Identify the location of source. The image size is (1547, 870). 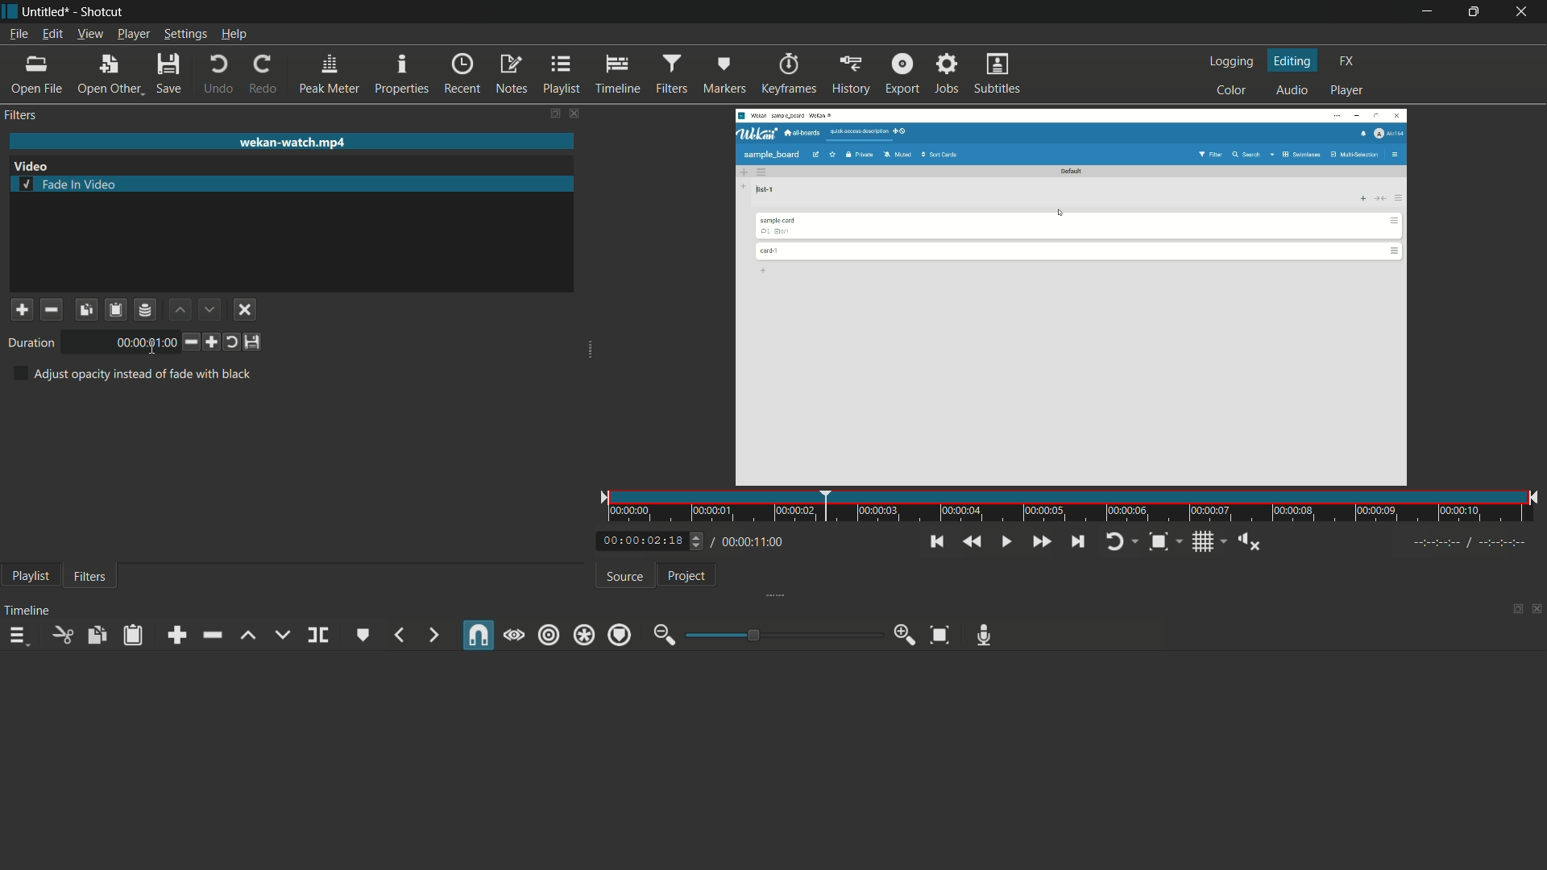
(624, 578).